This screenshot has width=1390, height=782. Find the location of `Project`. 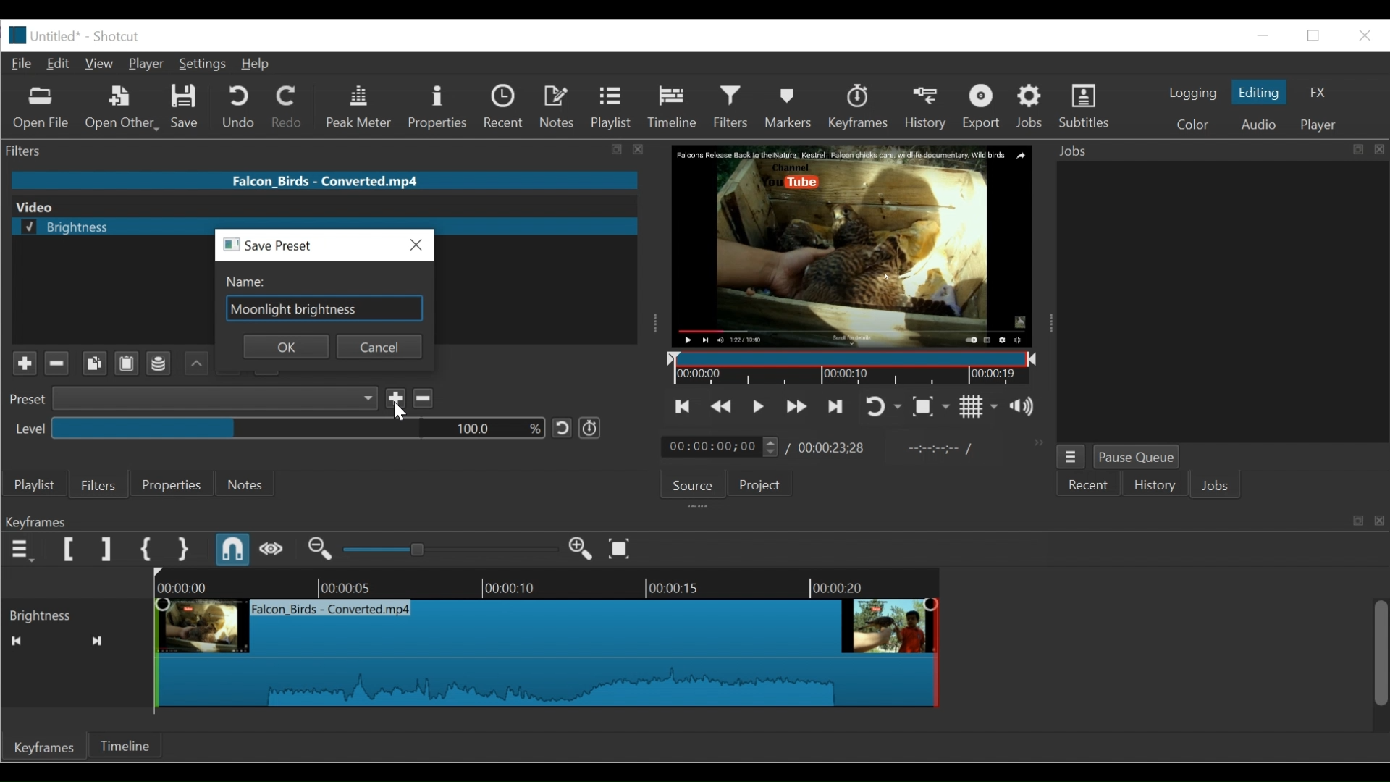

Project is located at coordinates (759, 484).